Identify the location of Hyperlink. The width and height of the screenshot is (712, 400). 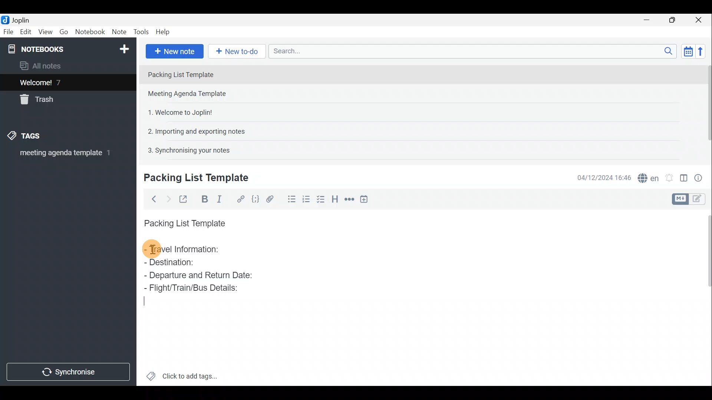
(239, 198).